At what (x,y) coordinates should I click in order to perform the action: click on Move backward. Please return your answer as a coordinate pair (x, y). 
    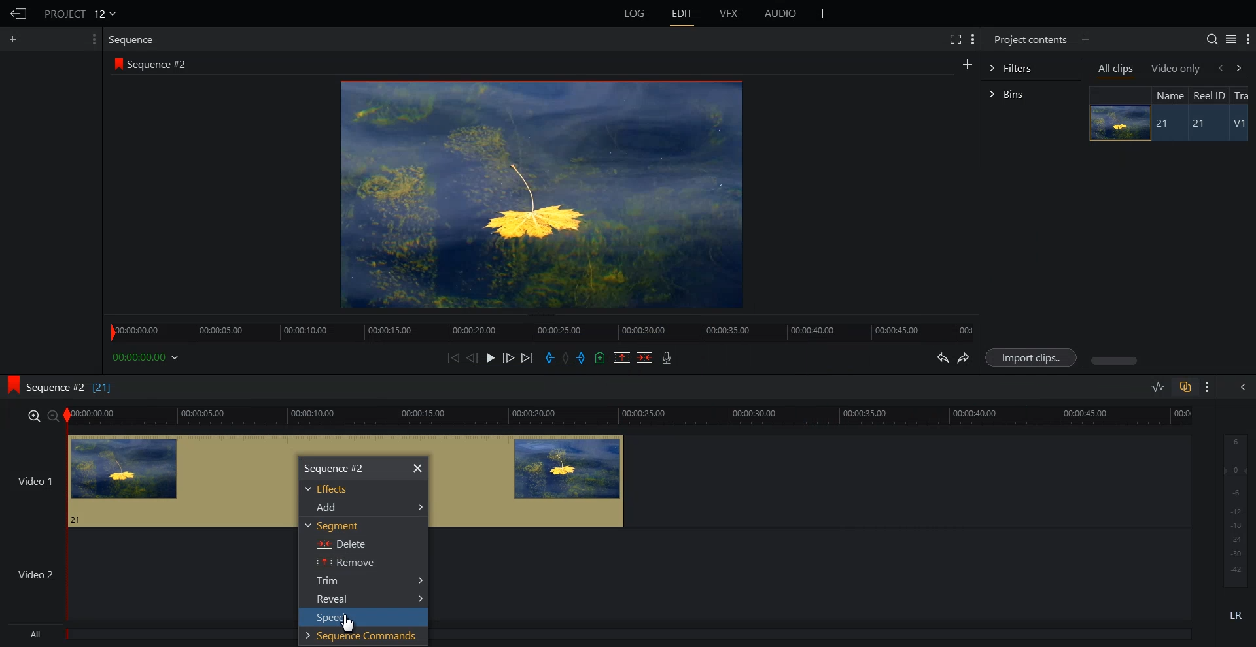
    Looking at the image, I should click on (455, 357).